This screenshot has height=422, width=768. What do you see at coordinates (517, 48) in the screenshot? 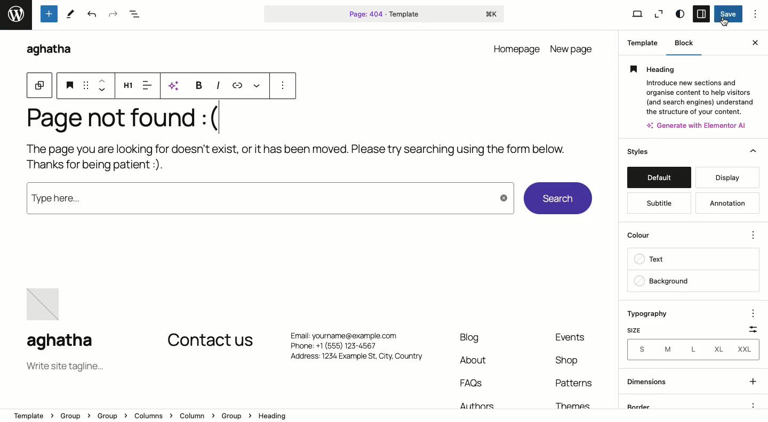
I see `homepage` at bounding box center [517, 48].